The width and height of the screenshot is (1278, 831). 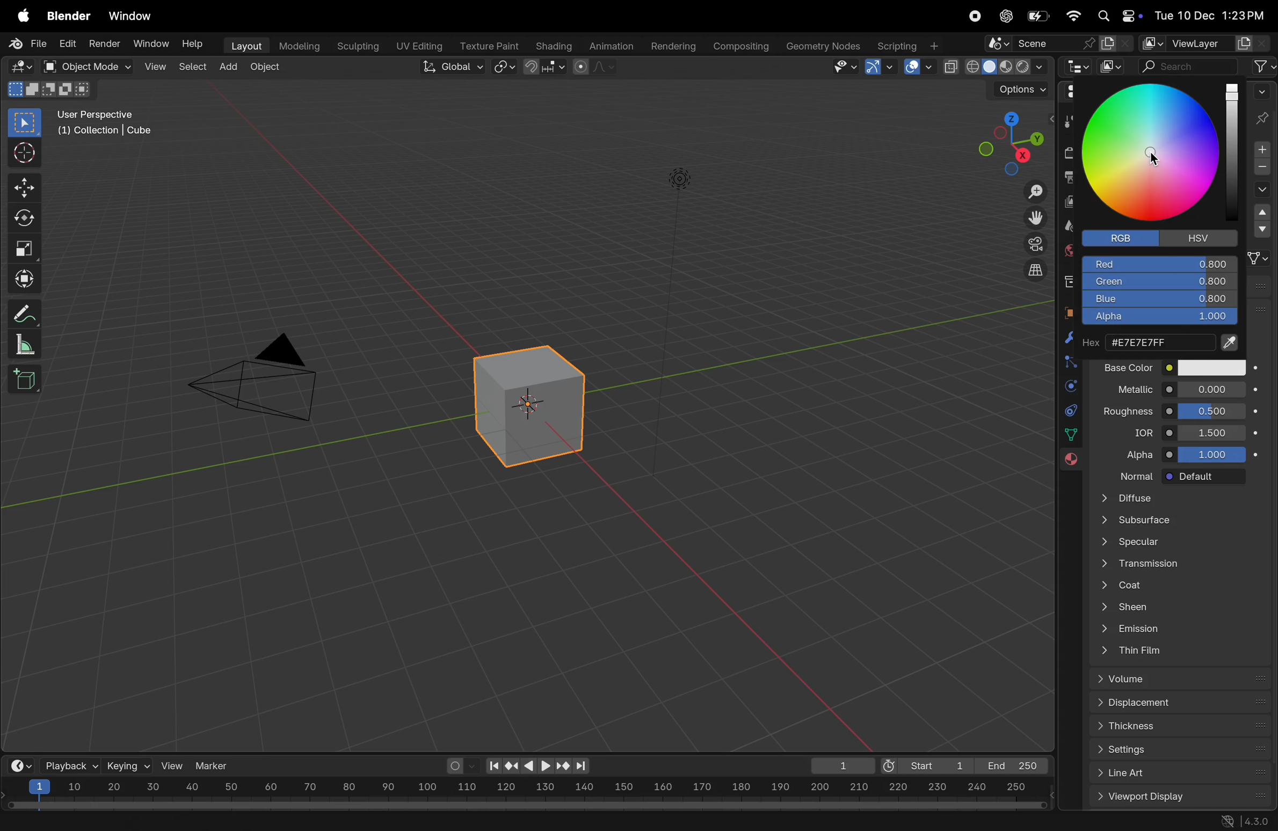 I want to click on apple menu, so click(x=19, y=17).